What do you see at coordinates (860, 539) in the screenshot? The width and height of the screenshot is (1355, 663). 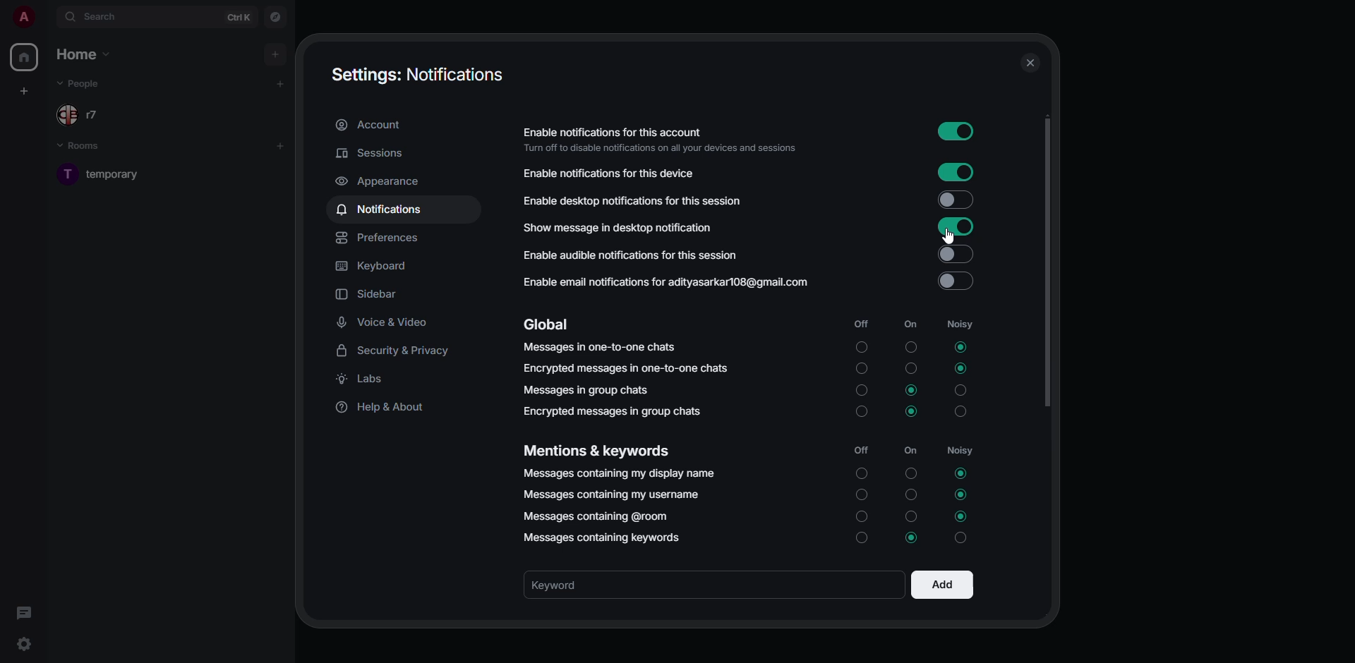 I see `turn on` at bounding box center [860, 539].